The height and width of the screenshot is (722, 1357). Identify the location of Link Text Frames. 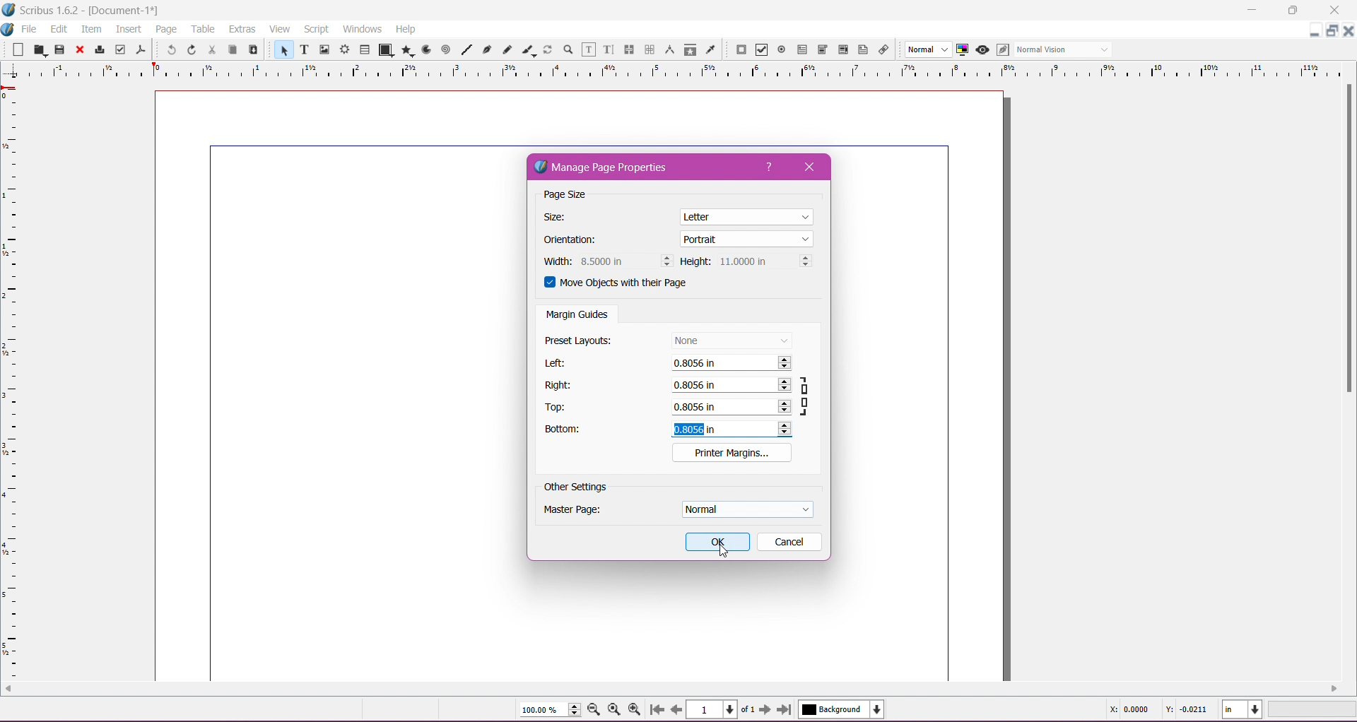
(628, 49).